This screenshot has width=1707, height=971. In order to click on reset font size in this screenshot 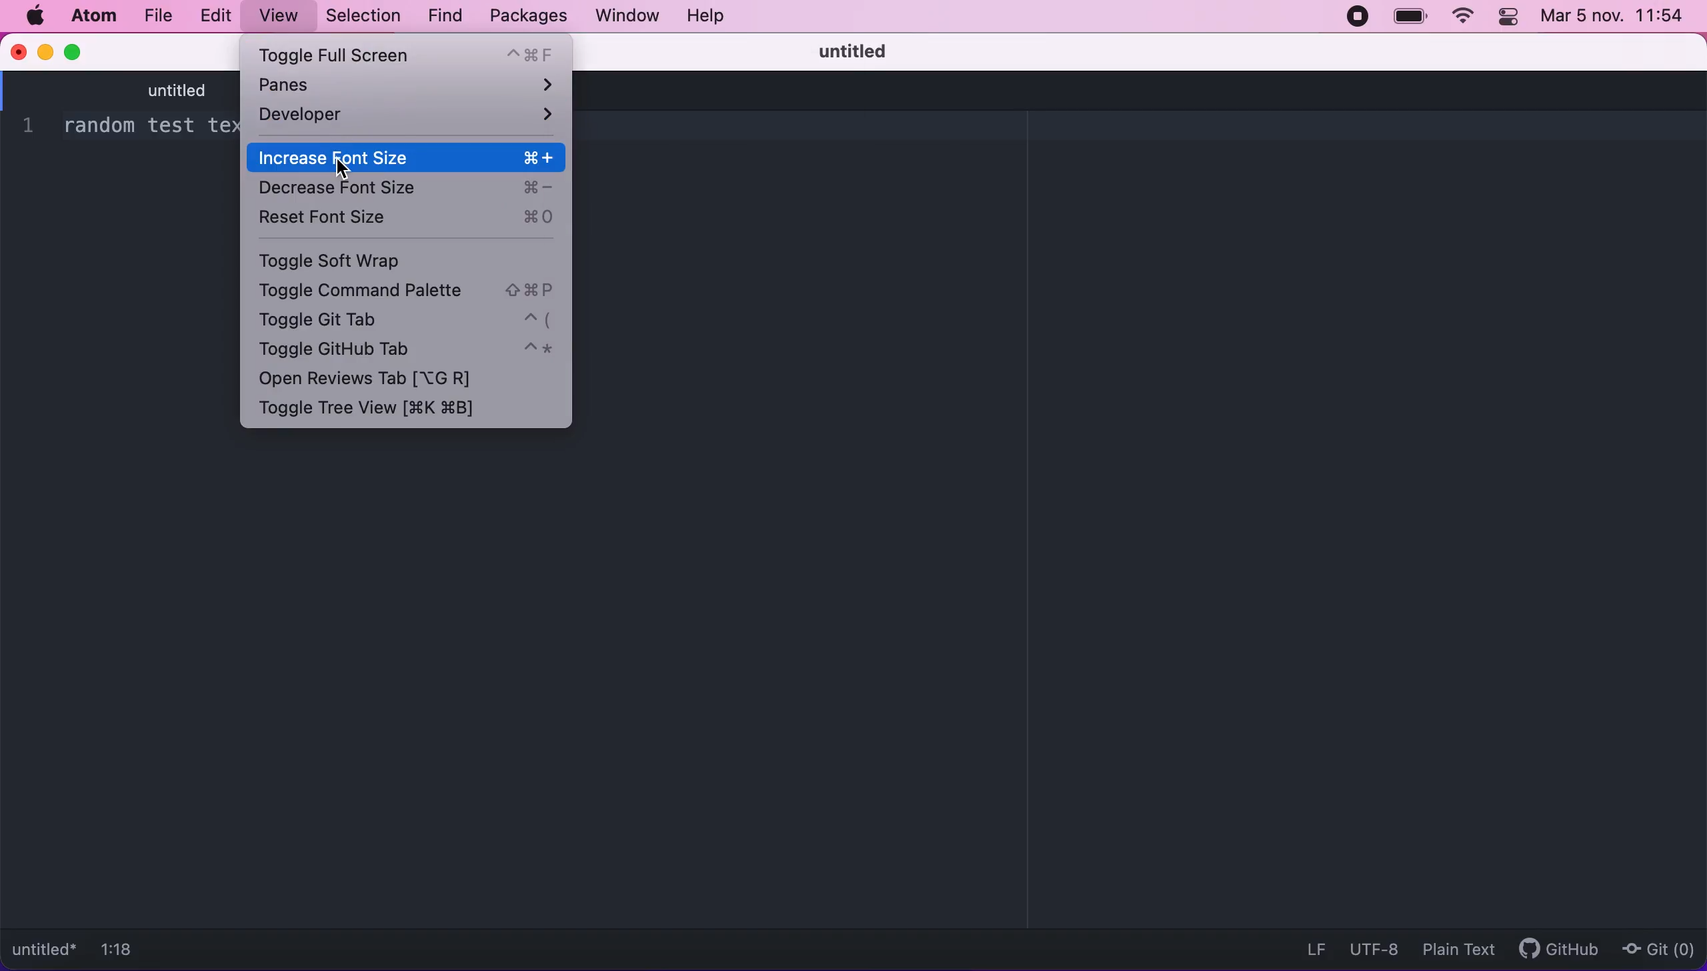, I will do `click(412, 221)`.